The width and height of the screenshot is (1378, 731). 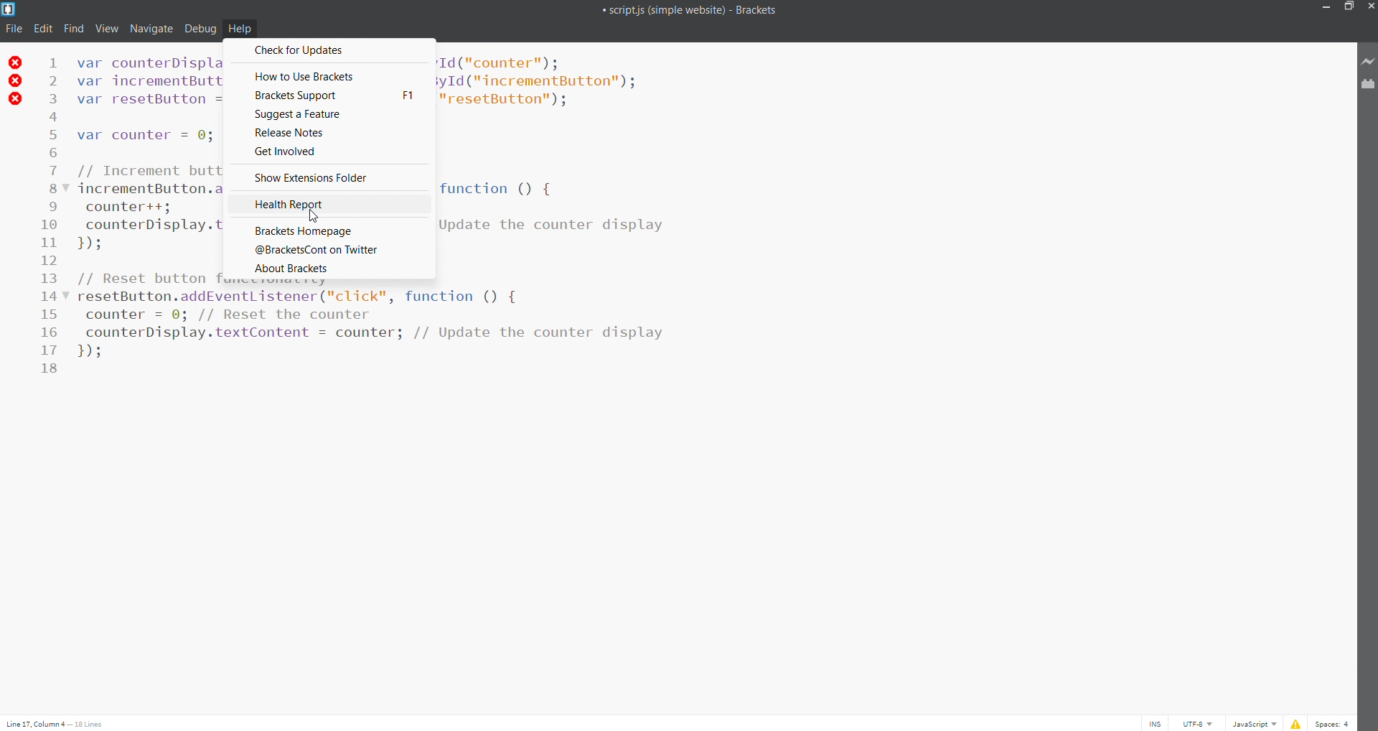 What do you see at coordinates (240, 28) in the screenshot?
I see `help` at bounding box center [240, 28].